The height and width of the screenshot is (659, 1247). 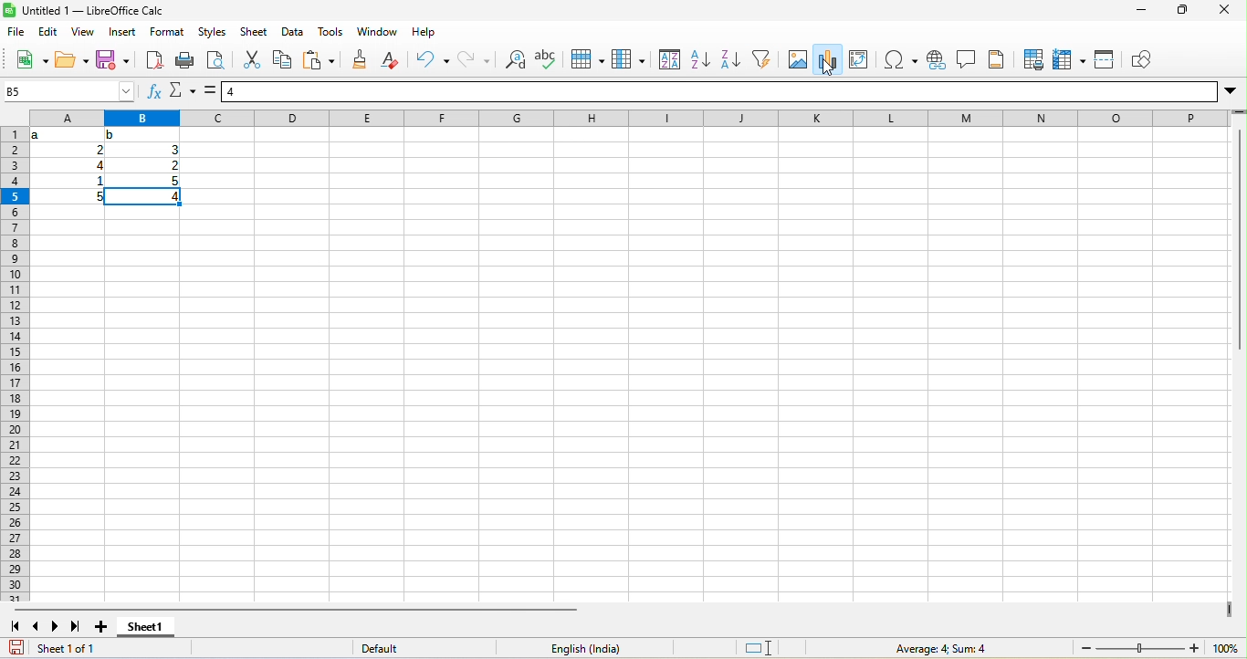 What do you see at coordinates (146, 626) in the screenshot?
I see `sheet1` at bounding box center [146, 626].